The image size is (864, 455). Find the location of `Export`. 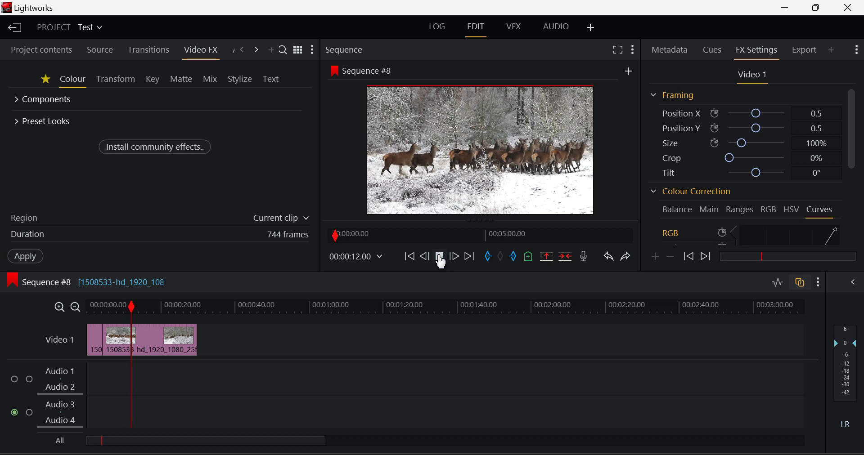

Export is located at coordinates (804, 49).